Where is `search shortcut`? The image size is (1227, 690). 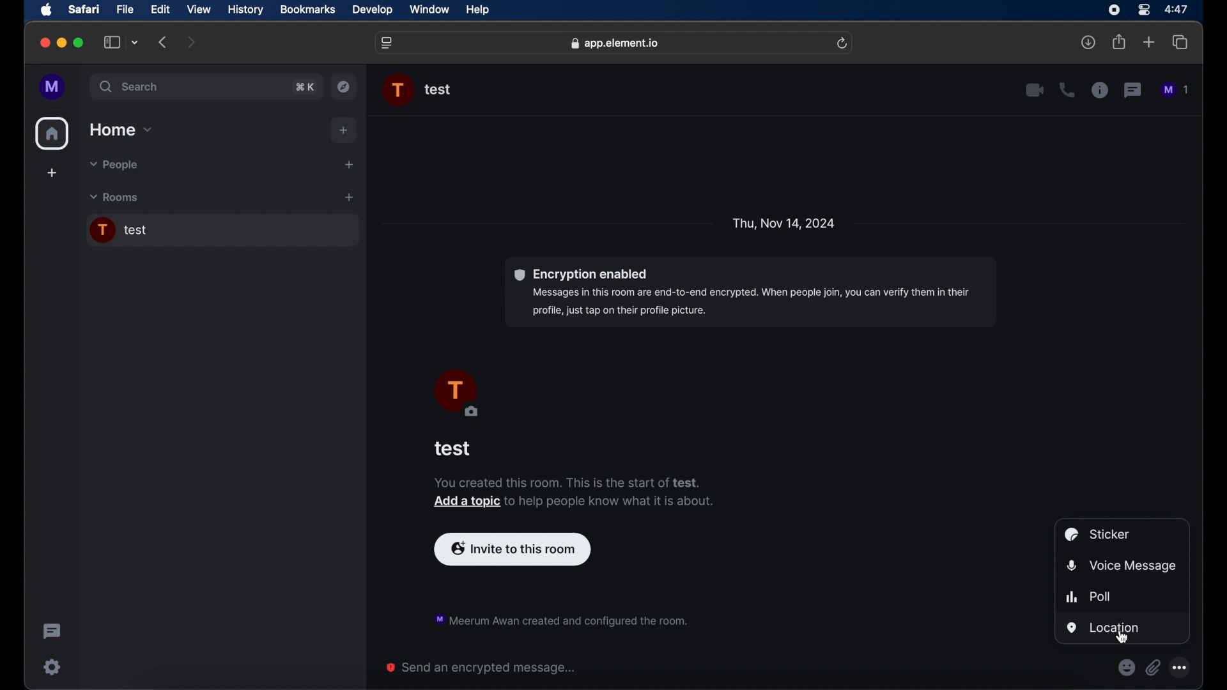 search shortcut is located at coordinates (304, 86).